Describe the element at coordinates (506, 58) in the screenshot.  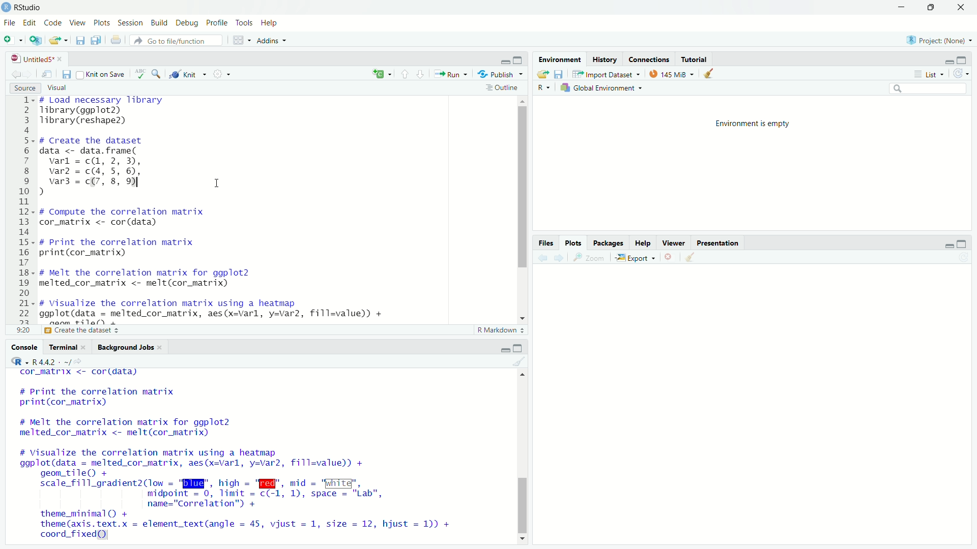
I see `minimize` at that location.